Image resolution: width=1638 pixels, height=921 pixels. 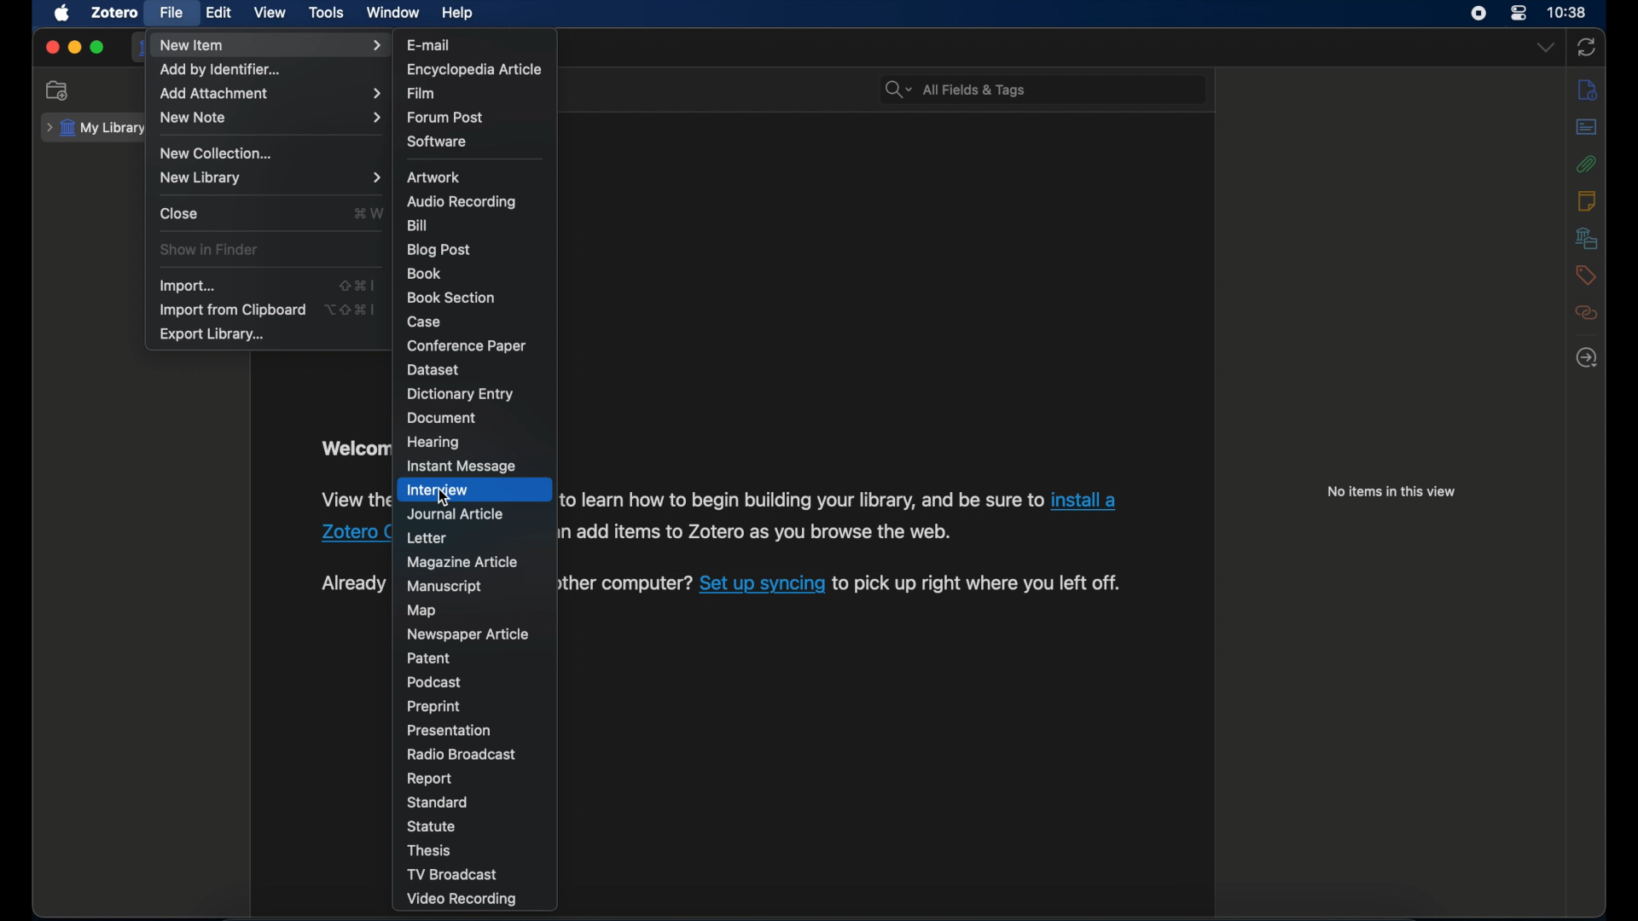 I want to click on e-mail, so click(x=433, y=45).